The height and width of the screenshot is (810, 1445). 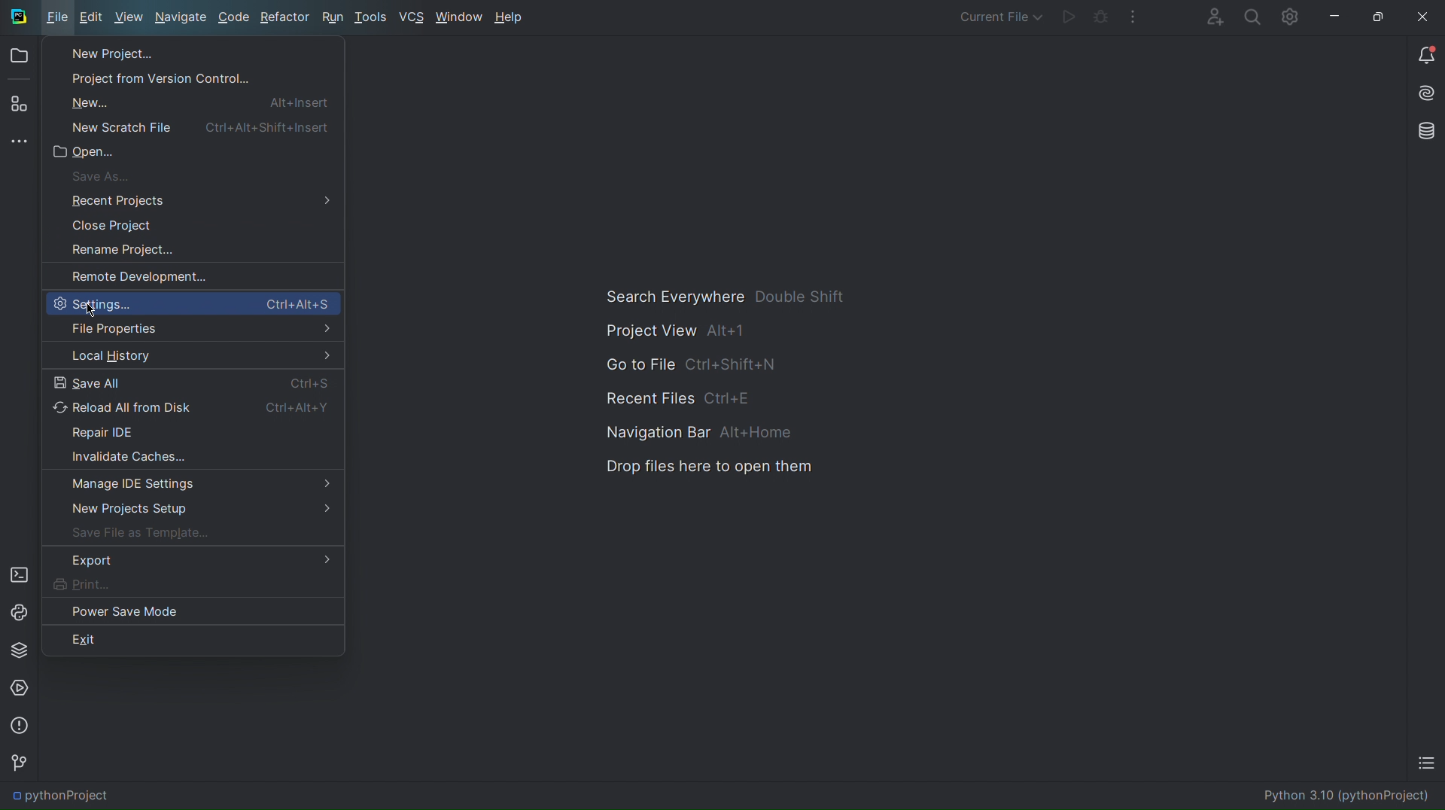 What do you see at coordinates (15, 17) in the screenshot?
I see `Logo` at bounding box center [15, 17].